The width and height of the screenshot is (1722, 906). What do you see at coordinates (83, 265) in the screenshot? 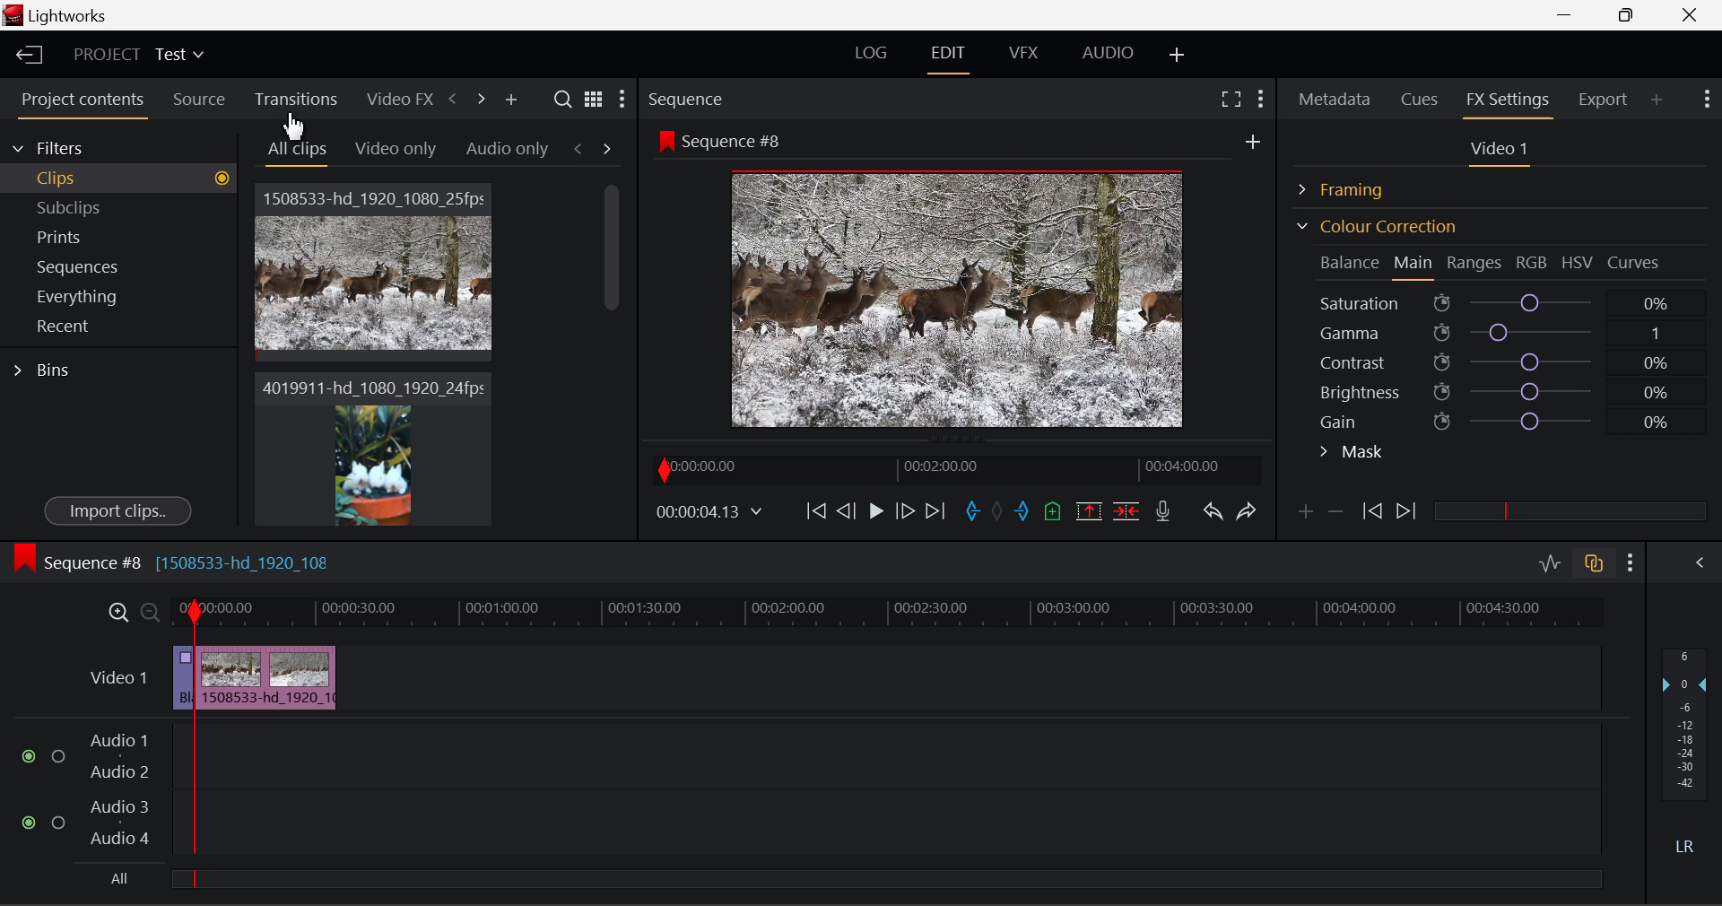
I see `Sequences` at bounding box center [83, 265].